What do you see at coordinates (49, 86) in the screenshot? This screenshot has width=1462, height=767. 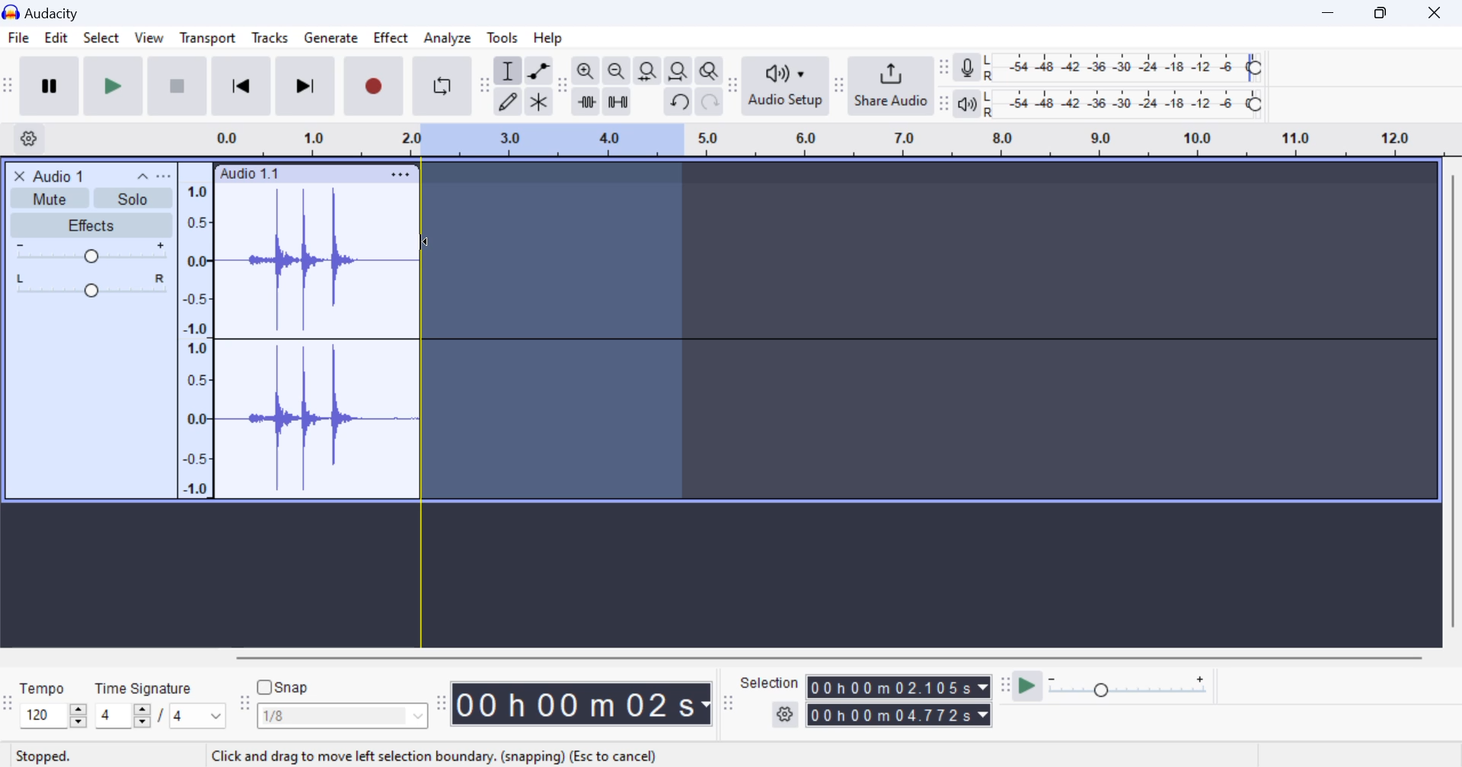 I see `Pause` at bounding box center [49, 86].